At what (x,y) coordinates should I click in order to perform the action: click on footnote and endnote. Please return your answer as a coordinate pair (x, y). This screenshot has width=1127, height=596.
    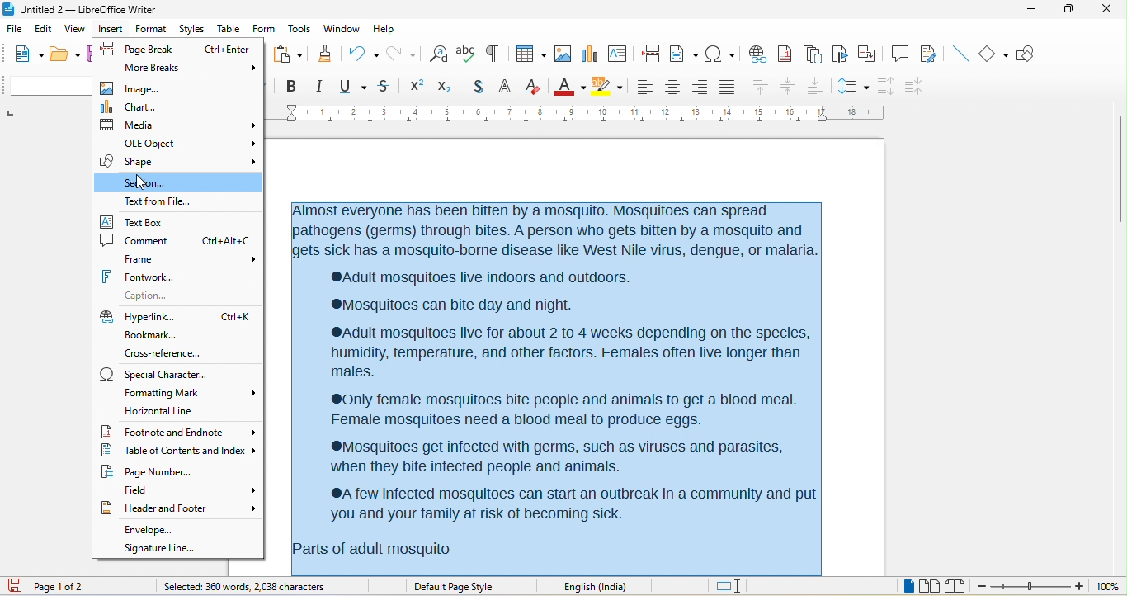
    Looking at the image, I should click on (181, 431).